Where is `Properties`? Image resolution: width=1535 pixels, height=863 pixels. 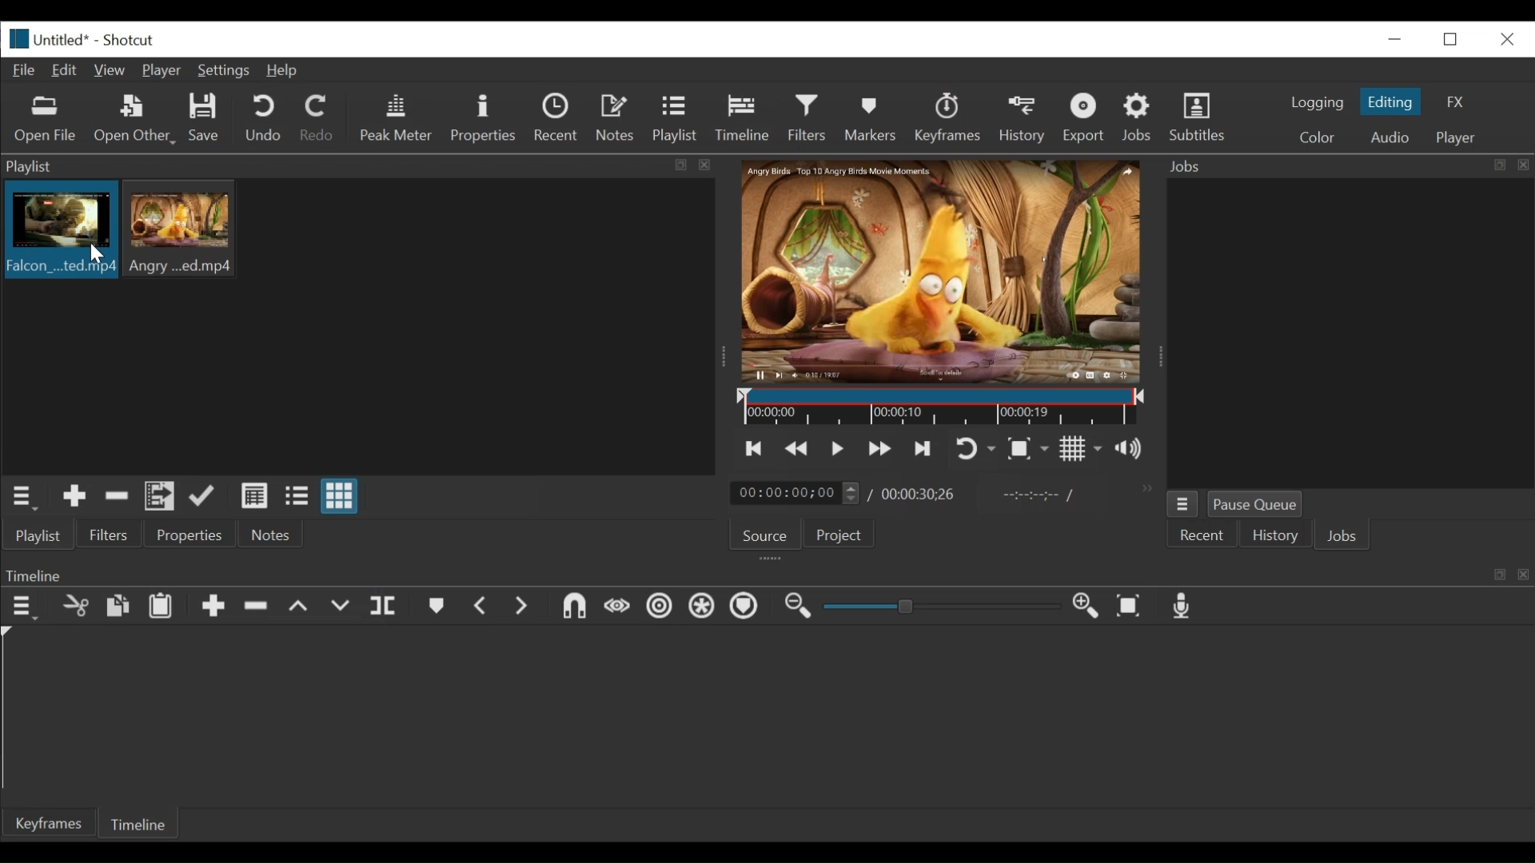
Properties is located at coordinates (485, 118).